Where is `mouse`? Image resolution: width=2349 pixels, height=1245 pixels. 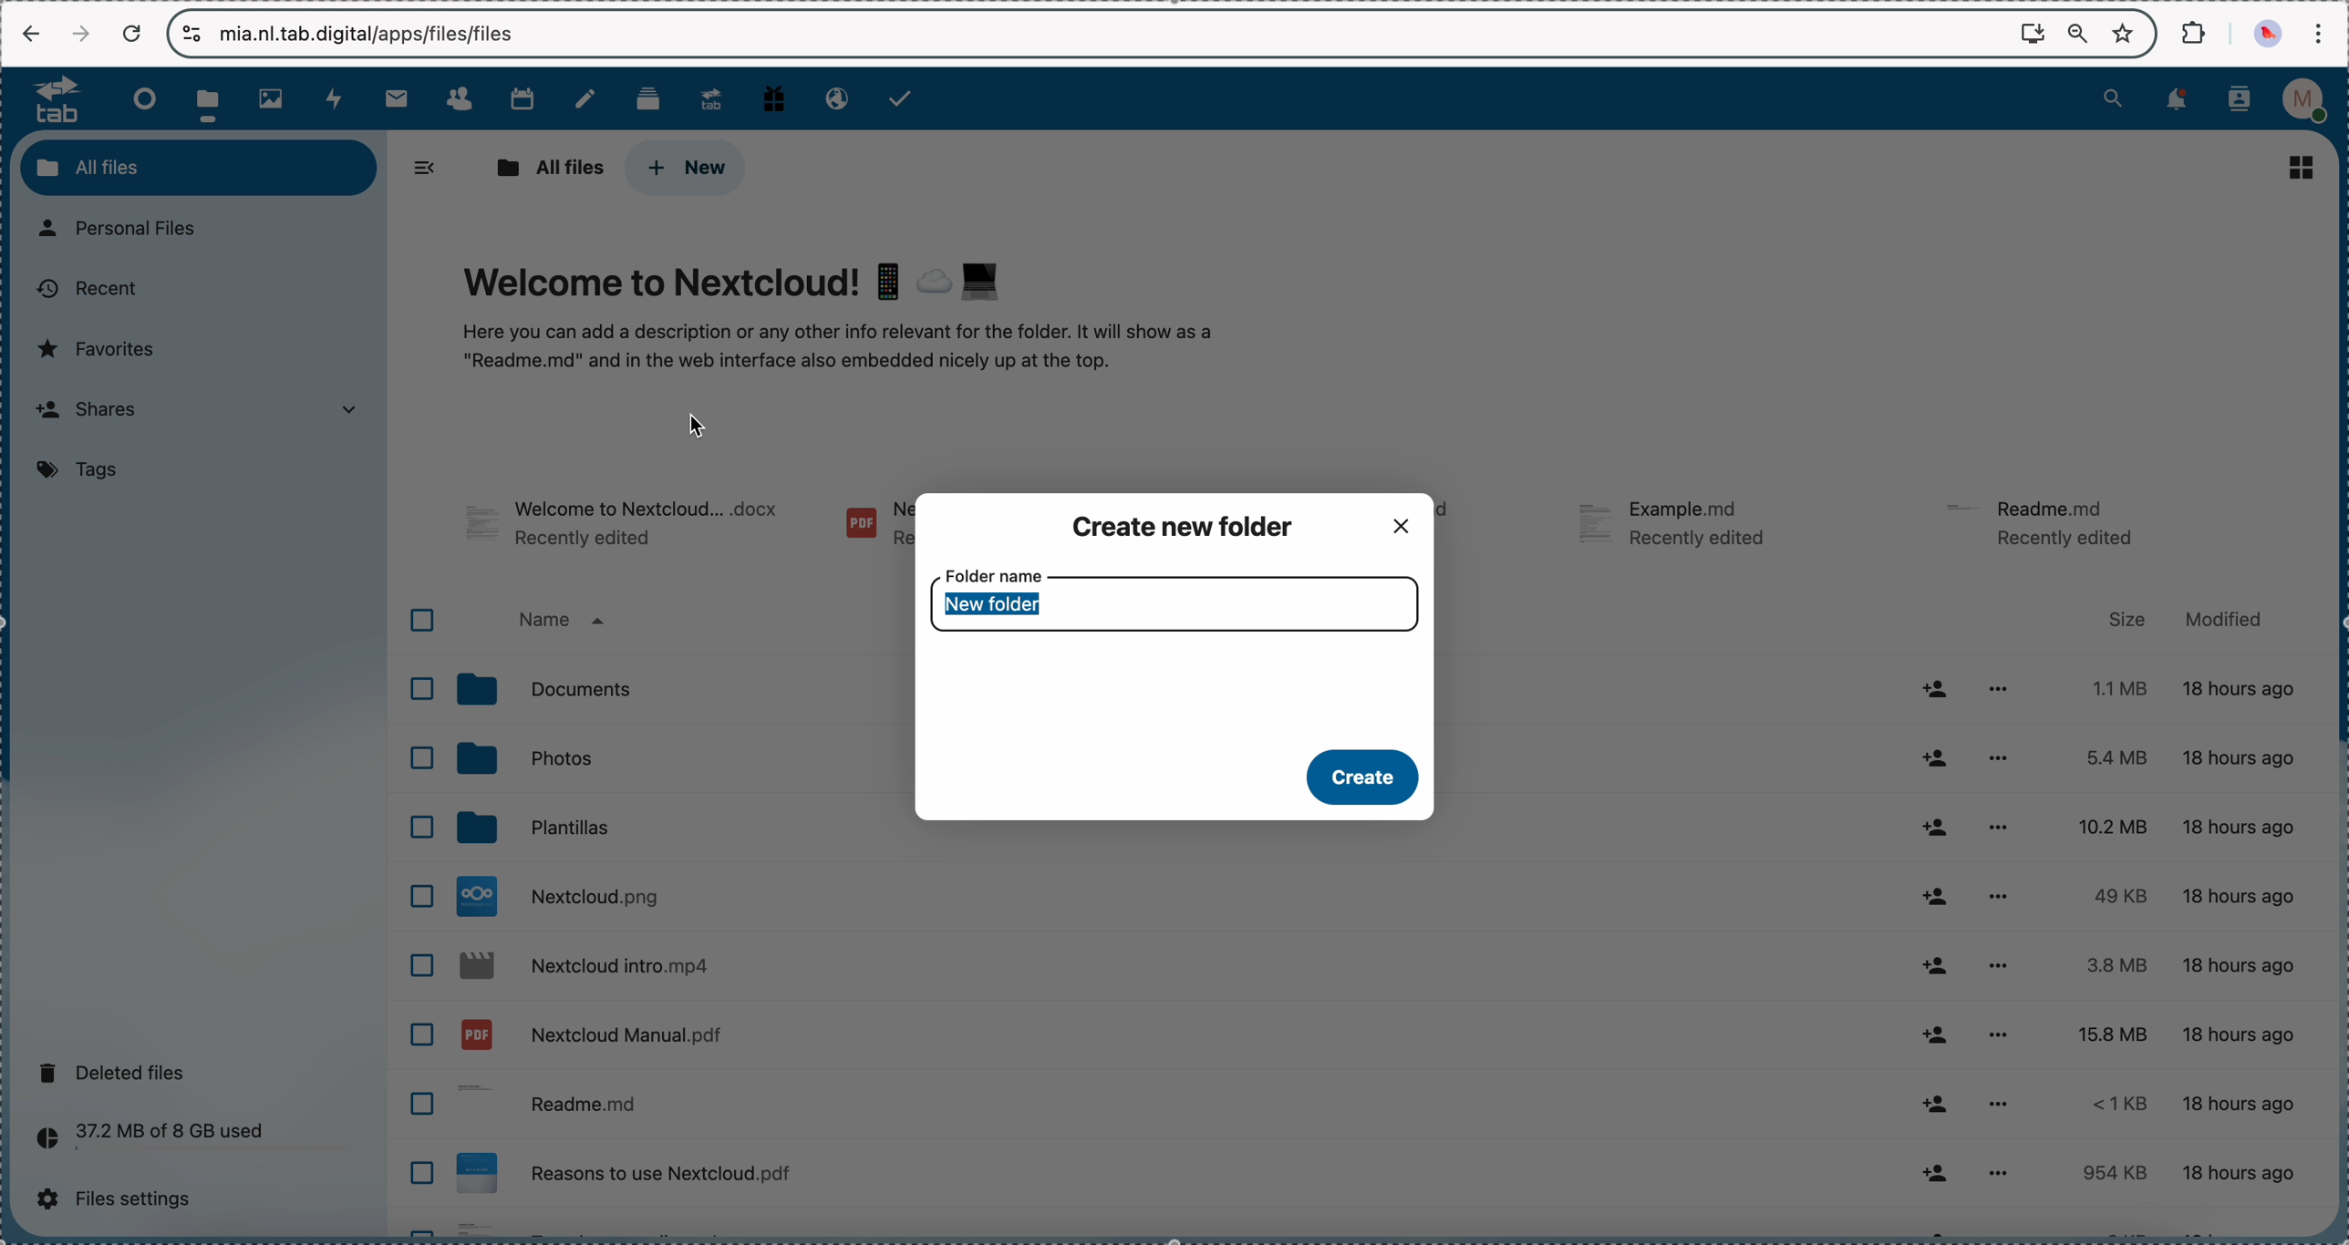
mouse is located at coordinates (698, 424).